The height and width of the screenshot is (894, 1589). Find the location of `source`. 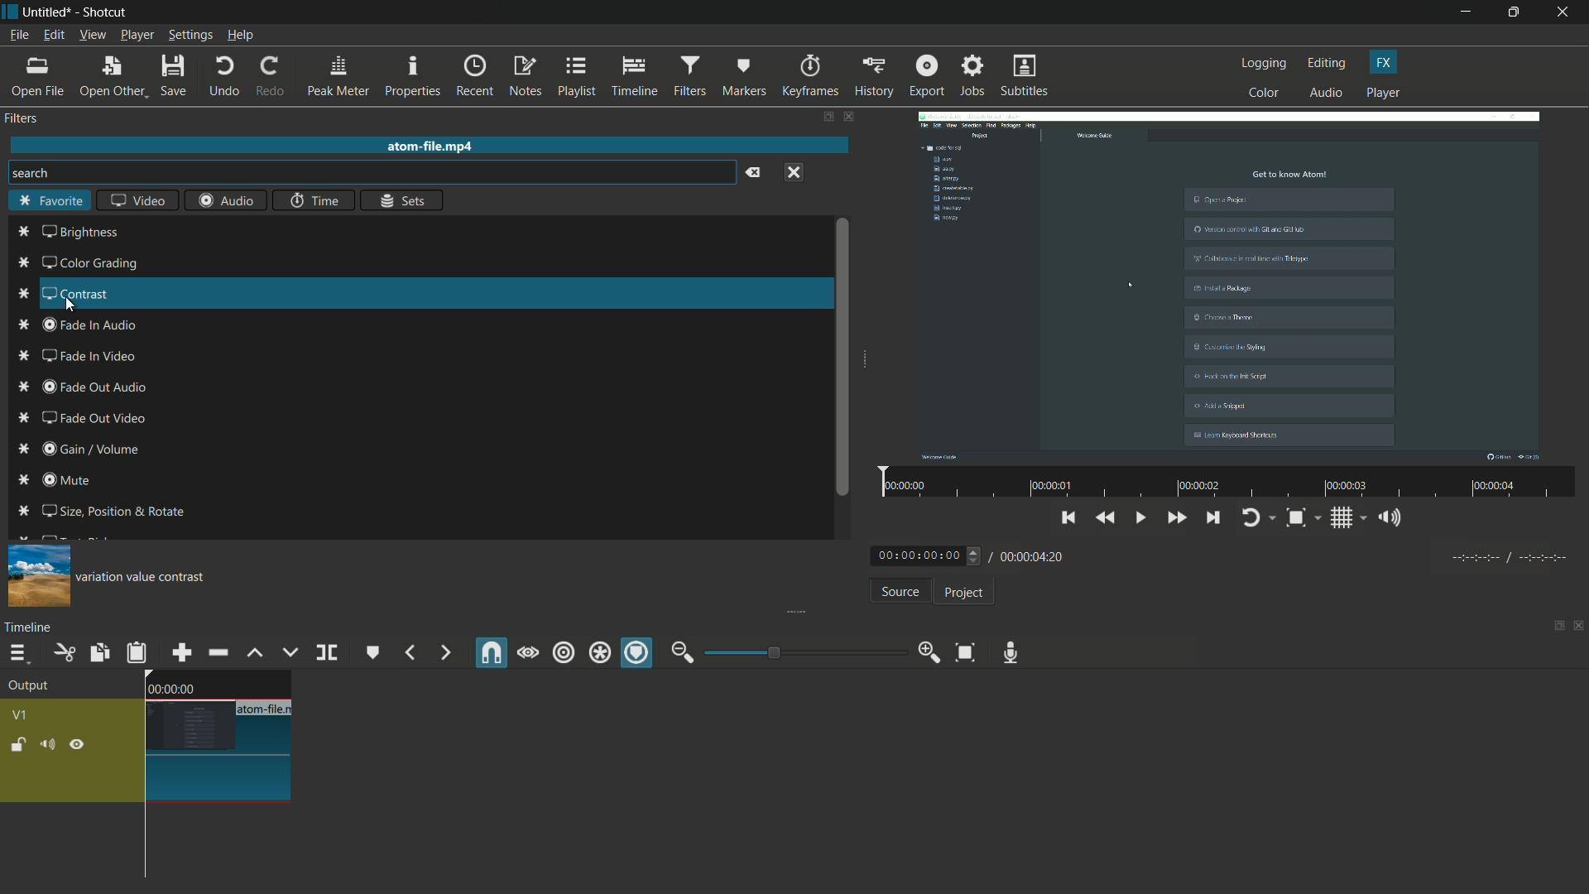

source is located at coordinates (900, 594).